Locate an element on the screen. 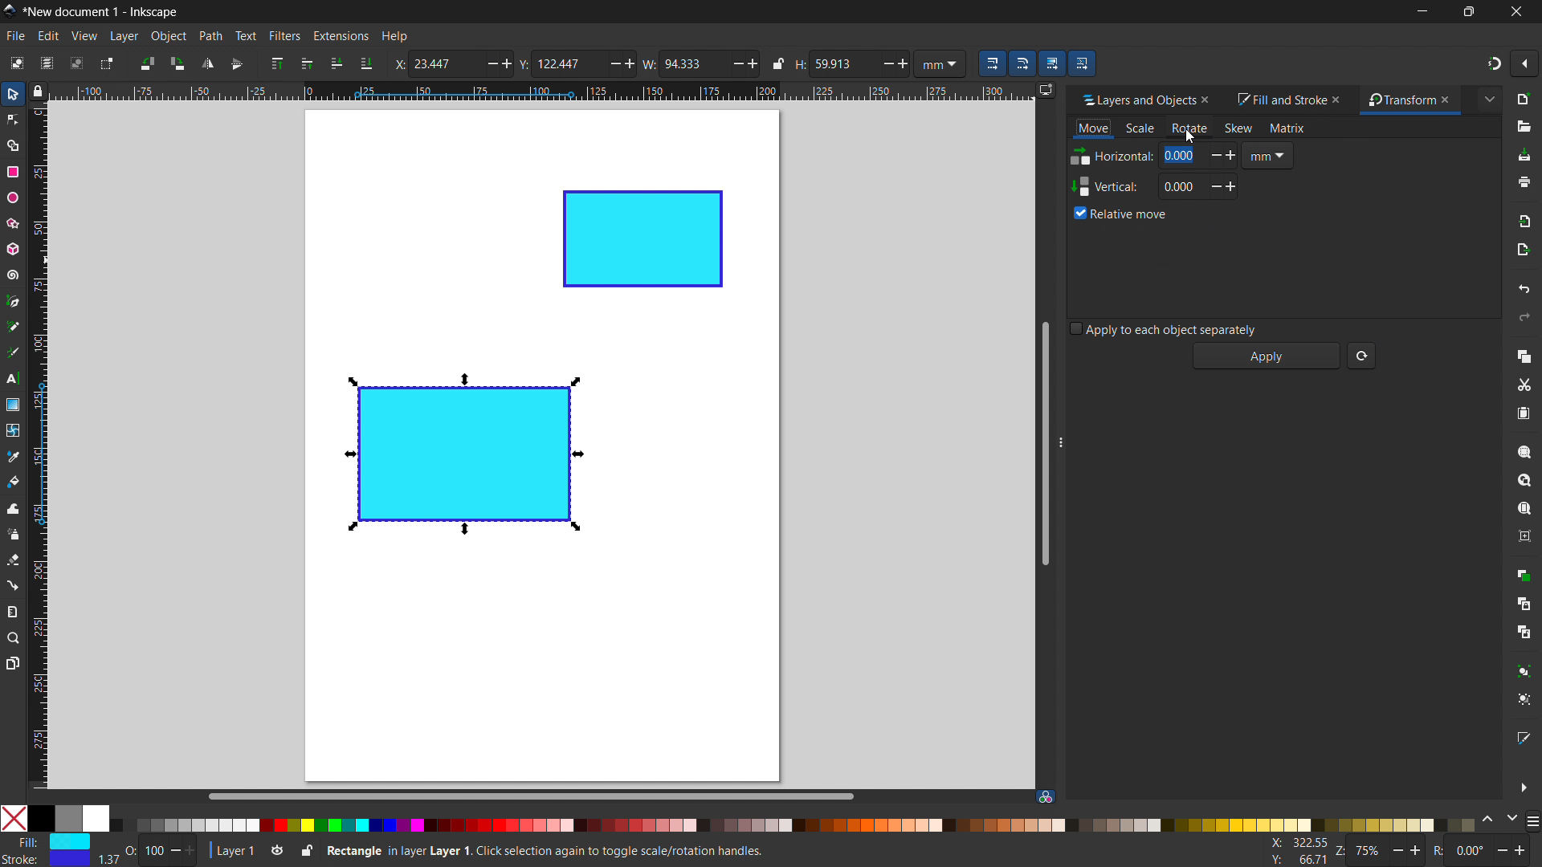 This screenshot has height=867, width=1542. spray tool is located at coordinates (14, 534).